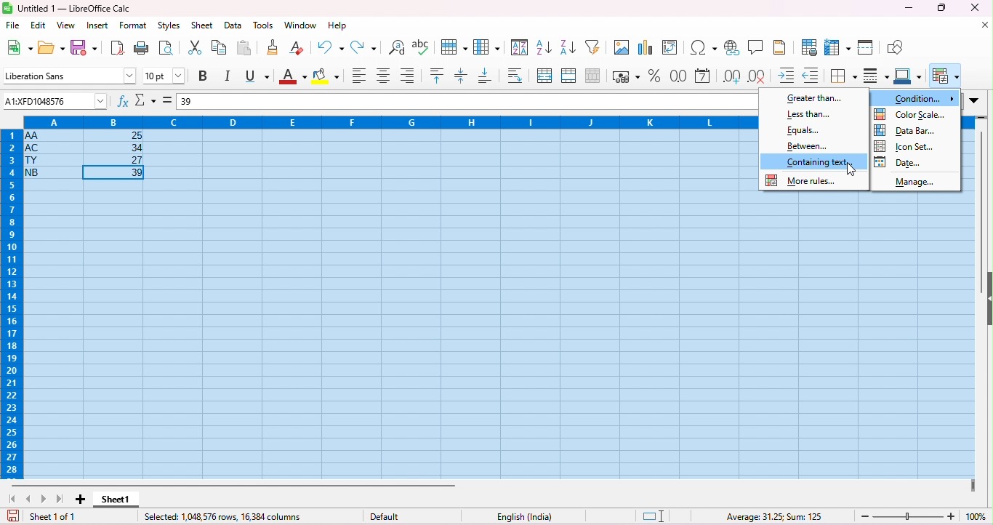 Image resolution: width=993 pixels, height=525 pixels. Describe the element at coordinates (124, 102) in the screenshot. I see `function wizard` at that location.